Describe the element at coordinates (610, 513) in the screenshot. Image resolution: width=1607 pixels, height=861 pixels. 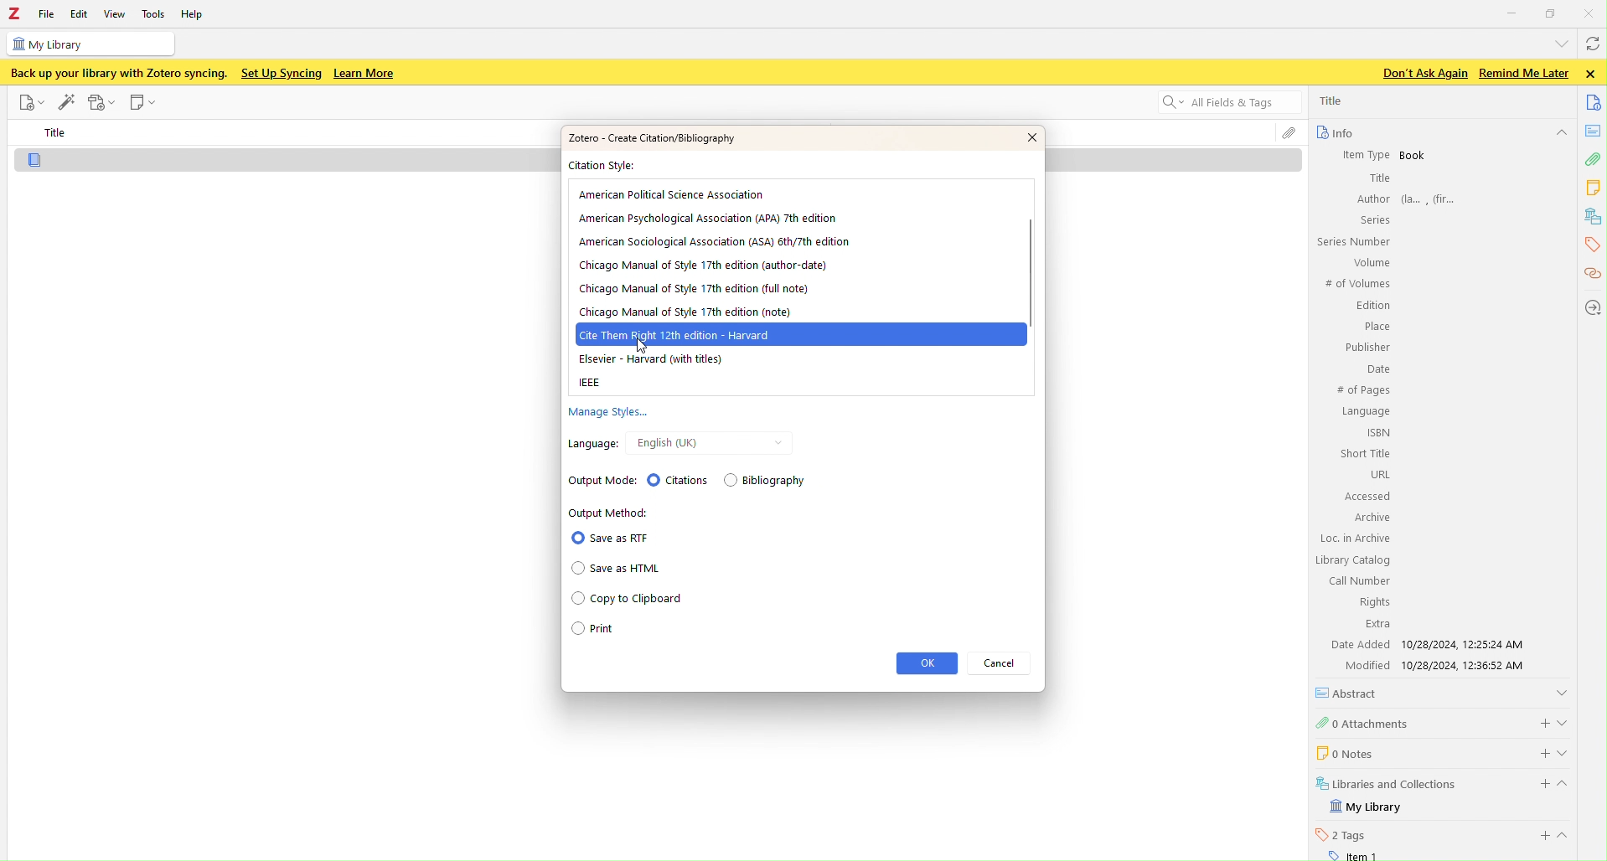
I see `Output Method:` at that location.